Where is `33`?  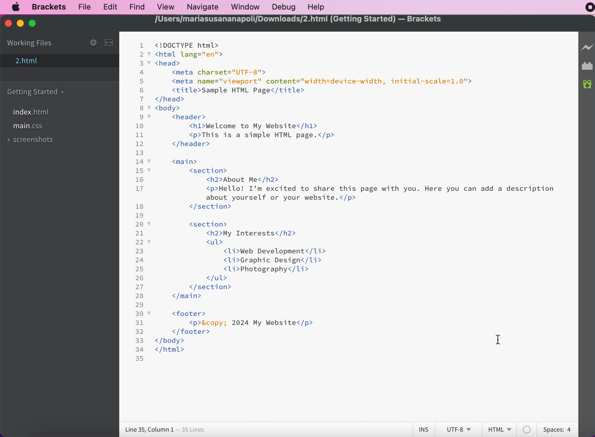 33 is located at coordinates (140, 340).